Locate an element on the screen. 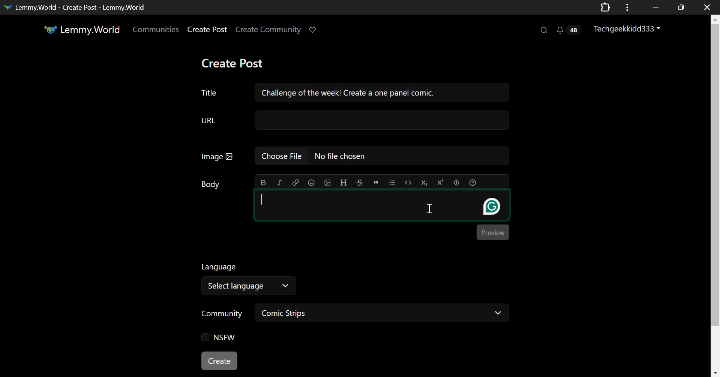 Image resolution: width=720 pixels, height=377 pixels. Title: Challenge of the week! Create a one pane comic. is located at coordinates (355, 91).